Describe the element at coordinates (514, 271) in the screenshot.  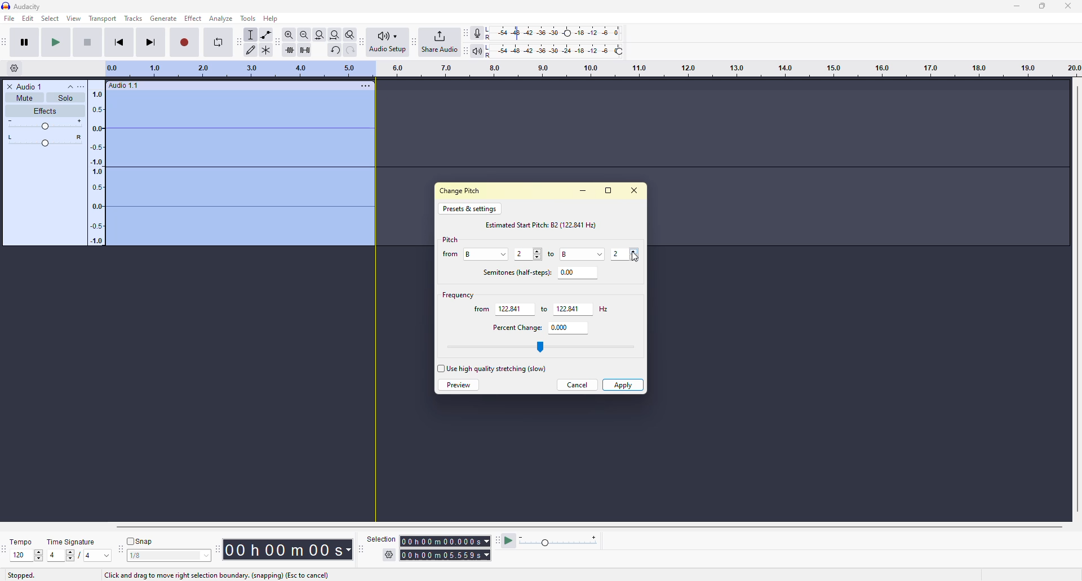
I see `semitones` at that location.